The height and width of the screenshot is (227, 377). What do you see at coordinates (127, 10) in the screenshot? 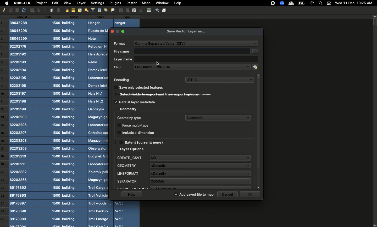
I see `Ungroup Objects` at bounding box center [127, 10].